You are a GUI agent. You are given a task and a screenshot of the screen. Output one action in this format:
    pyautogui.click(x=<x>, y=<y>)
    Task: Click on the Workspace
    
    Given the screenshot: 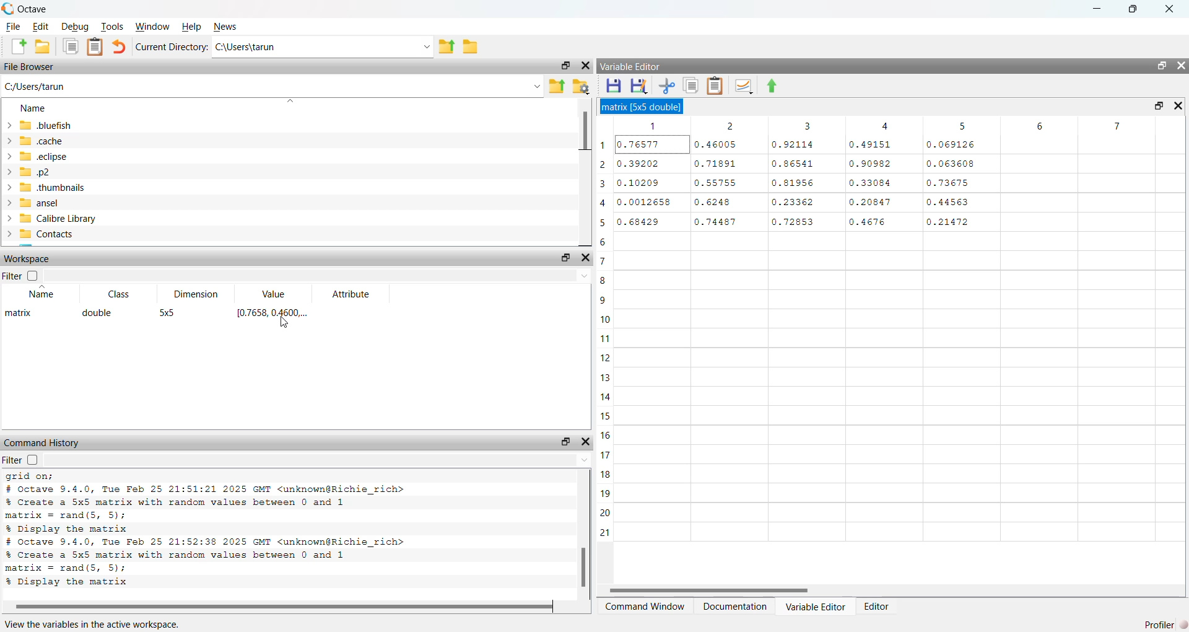 What is the action you would take?
    pyautogui.click(x=33, y=259)
    